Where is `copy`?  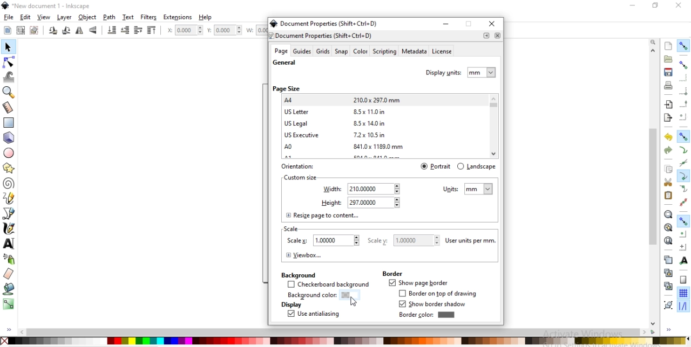 copy is located at coordinates (668, 170).